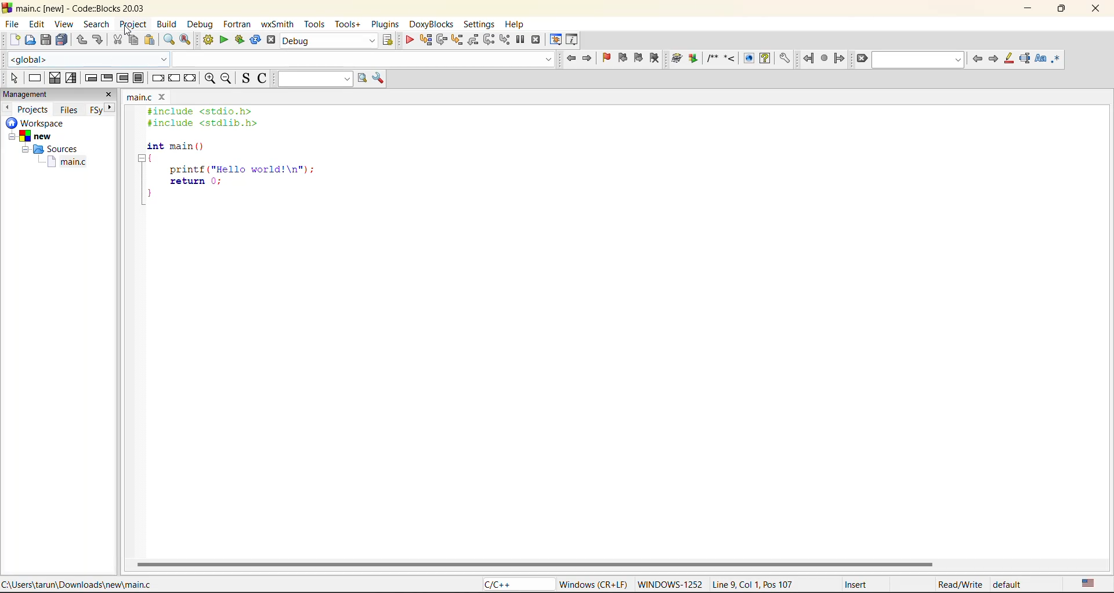  I want to click on minimize, so click(1026, 10).